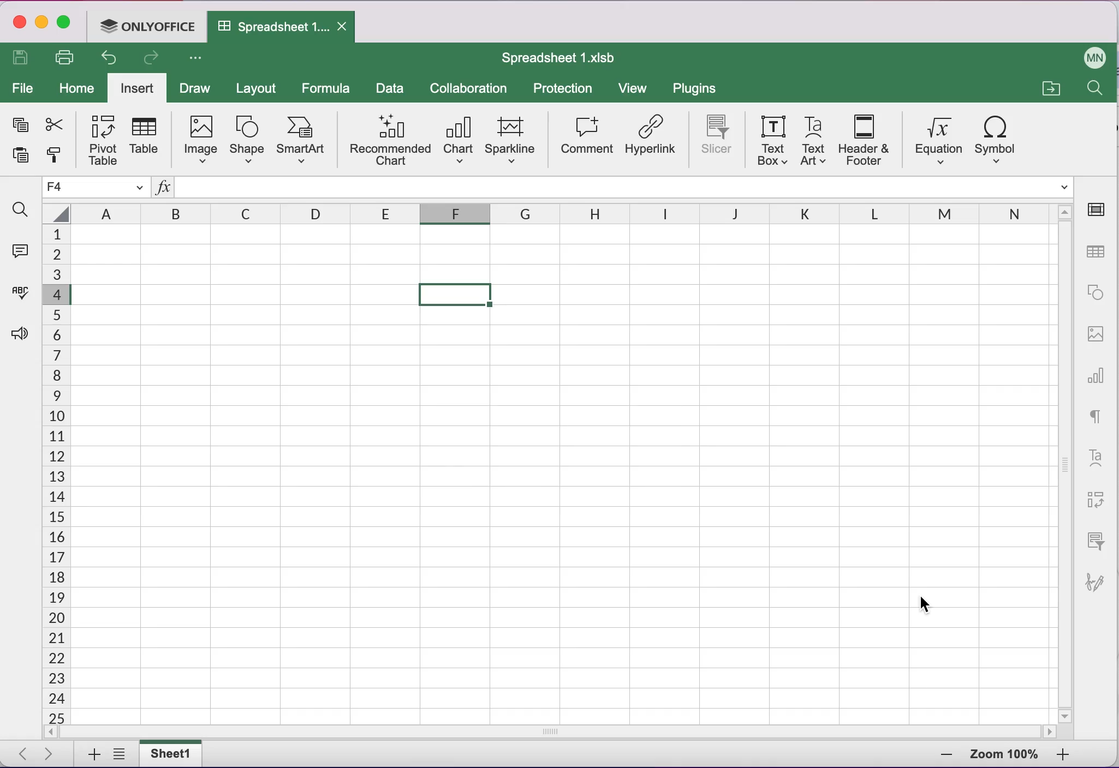 The height and width of the screenshot is (768, 1119). What do you see at coordinates (199, 61) in the screenshot?
I see `more options` at bounding box center [199, 61].